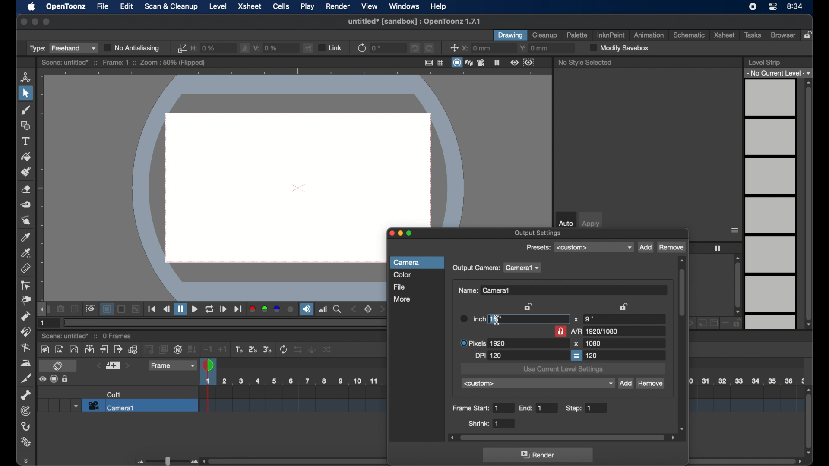  Describe the element at coordinates (771, 205) in the screenshot. I see `levels` at that location.